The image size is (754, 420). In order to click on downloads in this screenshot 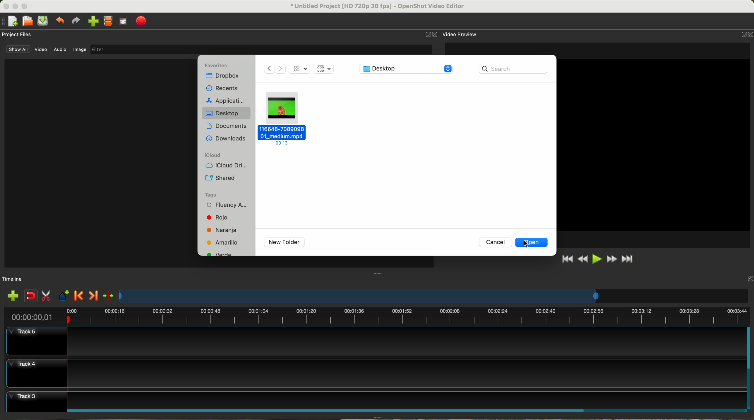, I will do `click(226, 139)`.